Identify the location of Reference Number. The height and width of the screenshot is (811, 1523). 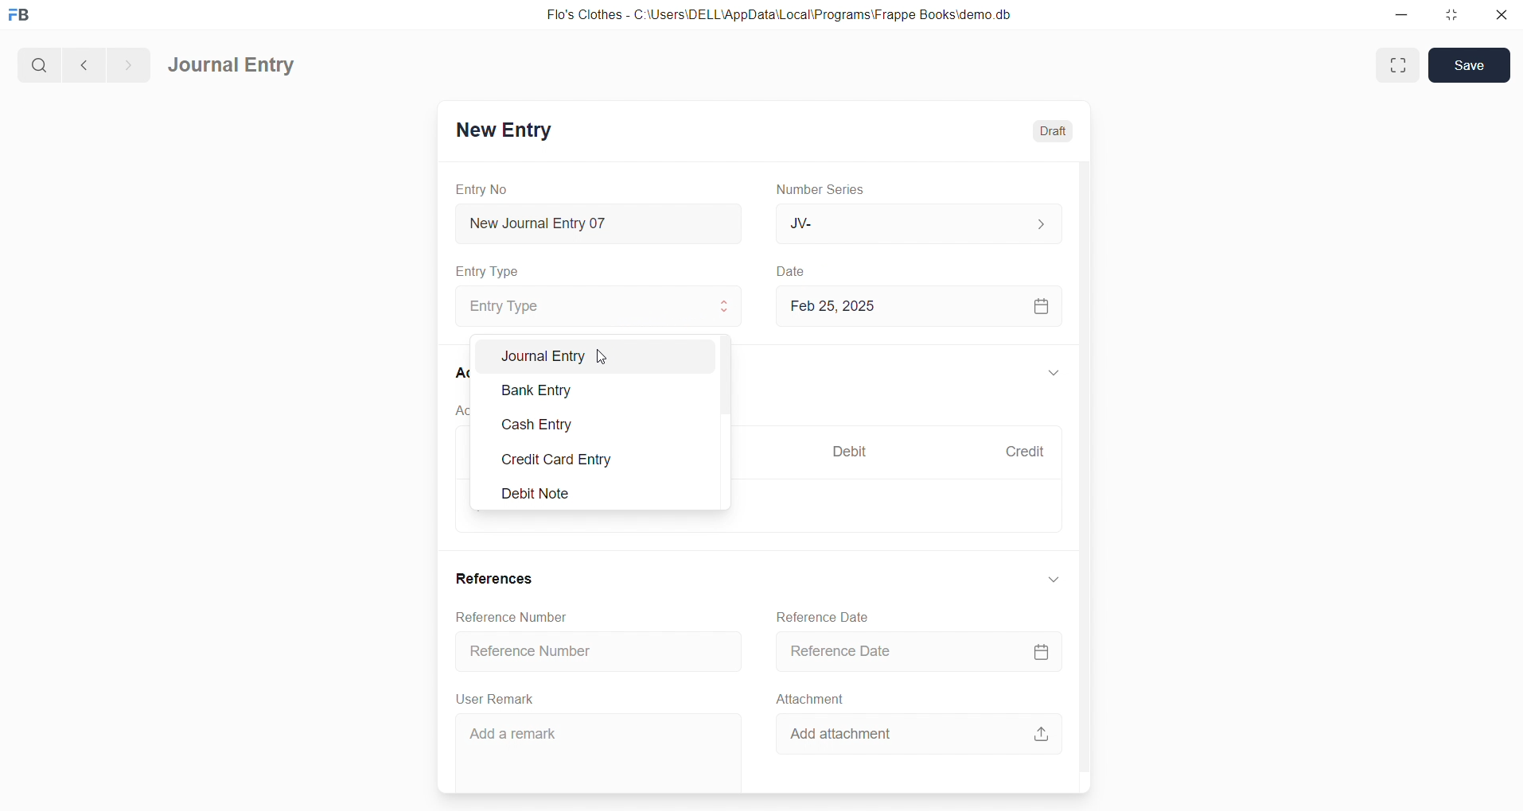
(510, 617).